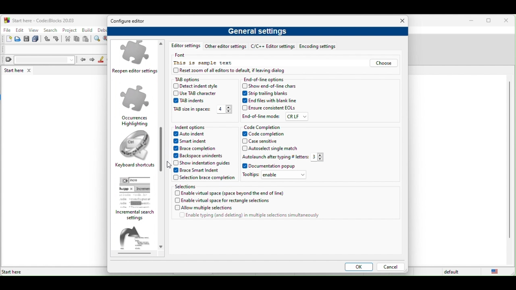 This screenshot has width=516, height=290. Describe the element at coordinates (18, 39) in the screenshot. I see `open` at that location.